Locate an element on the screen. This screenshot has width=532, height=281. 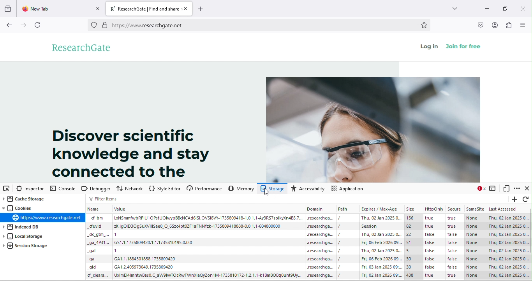
none is located at coordinates (472, 227).